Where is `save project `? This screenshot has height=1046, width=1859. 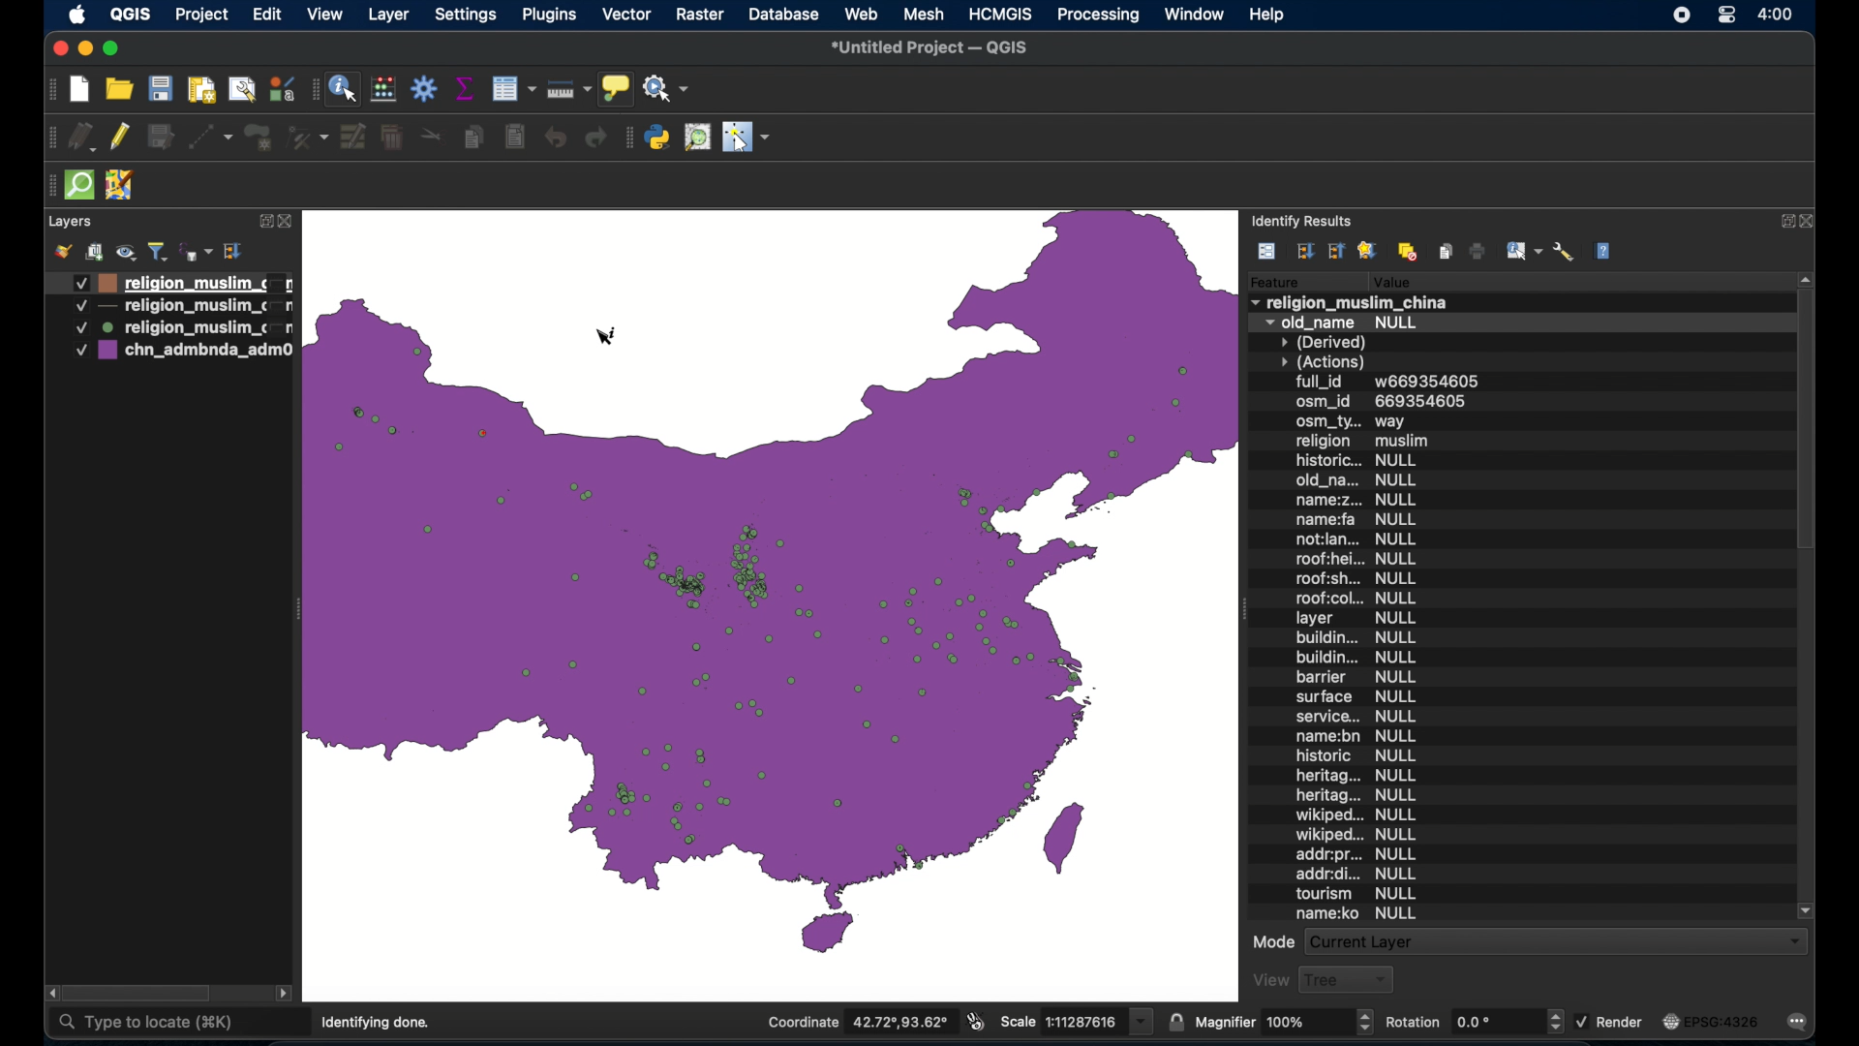 save project  is located at coordinates (159, 88).